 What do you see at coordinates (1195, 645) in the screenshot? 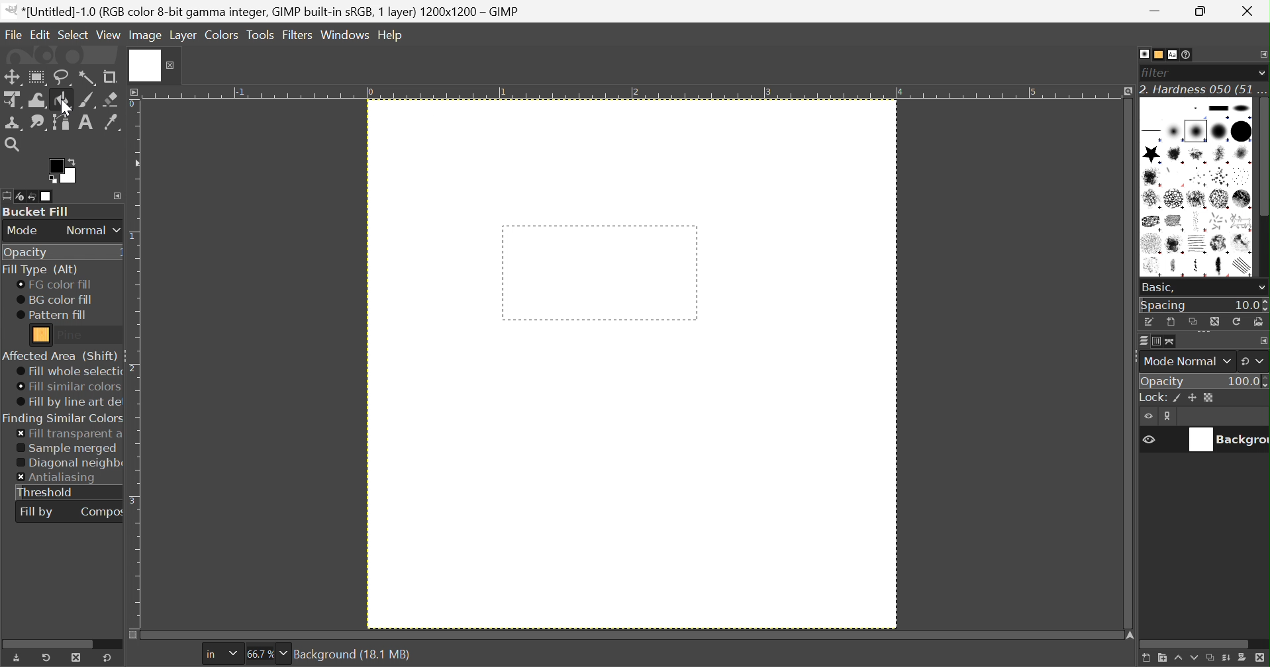
I see `Scroll bar` at bounding box center [1195, 645].